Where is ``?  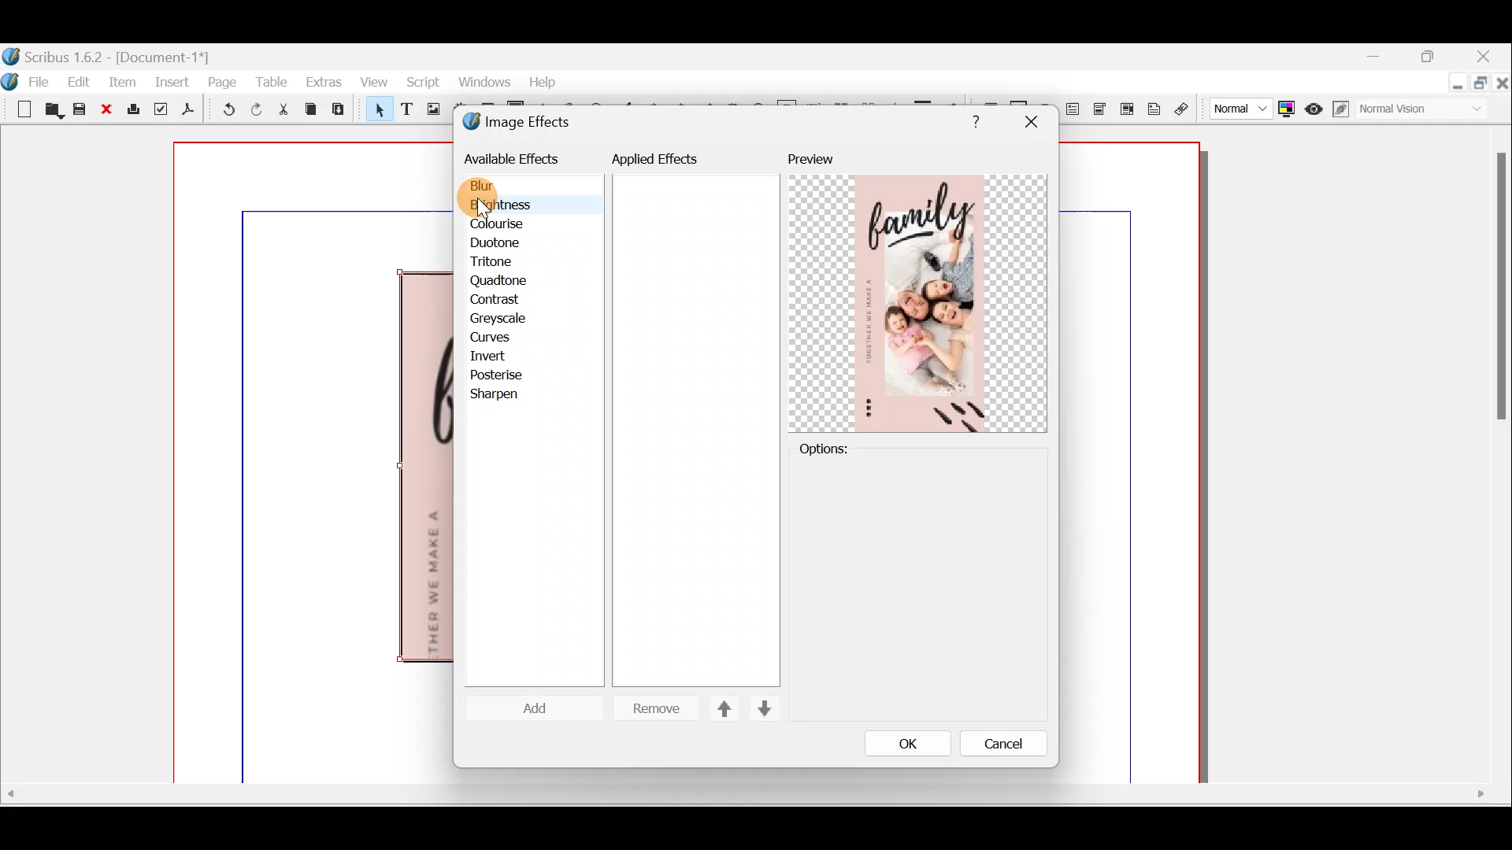  is located at coordinates (747, 794).